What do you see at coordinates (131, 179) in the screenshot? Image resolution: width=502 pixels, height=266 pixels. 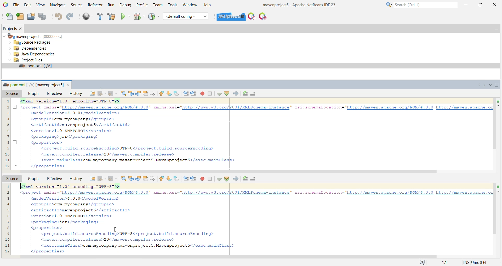 I see `Find Previous Occurrence` at bounding box center [131, 179].